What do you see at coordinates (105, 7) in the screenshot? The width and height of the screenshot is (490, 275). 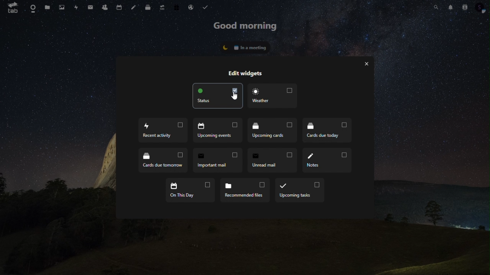 I see `contacts` at bounding box center [105, 7].